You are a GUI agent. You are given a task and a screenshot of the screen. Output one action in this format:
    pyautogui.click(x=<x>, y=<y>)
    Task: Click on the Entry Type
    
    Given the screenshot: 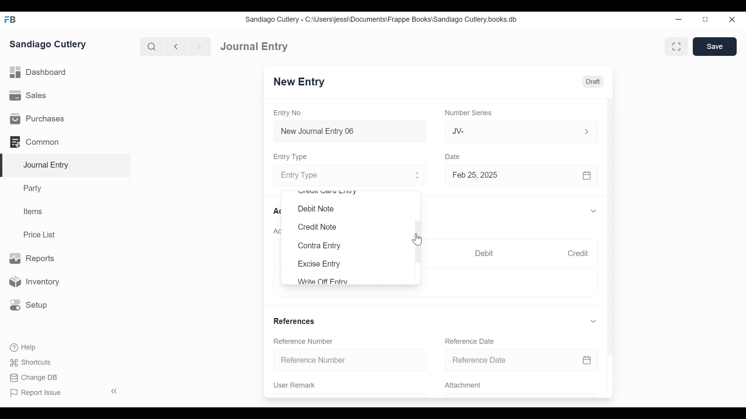 What is the action you would take?
    pyautogui.click(x=291, y=157)
    